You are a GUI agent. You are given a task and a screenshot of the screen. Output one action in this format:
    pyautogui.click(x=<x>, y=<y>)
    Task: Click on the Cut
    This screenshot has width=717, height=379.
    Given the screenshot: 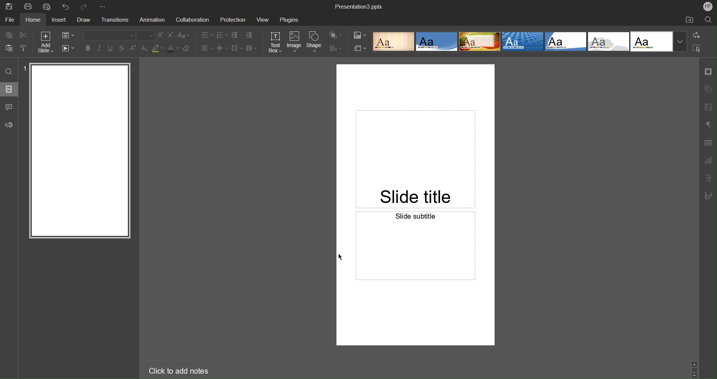 What is the action you would take?
    pyautogui.click(x=24, y=35)
    